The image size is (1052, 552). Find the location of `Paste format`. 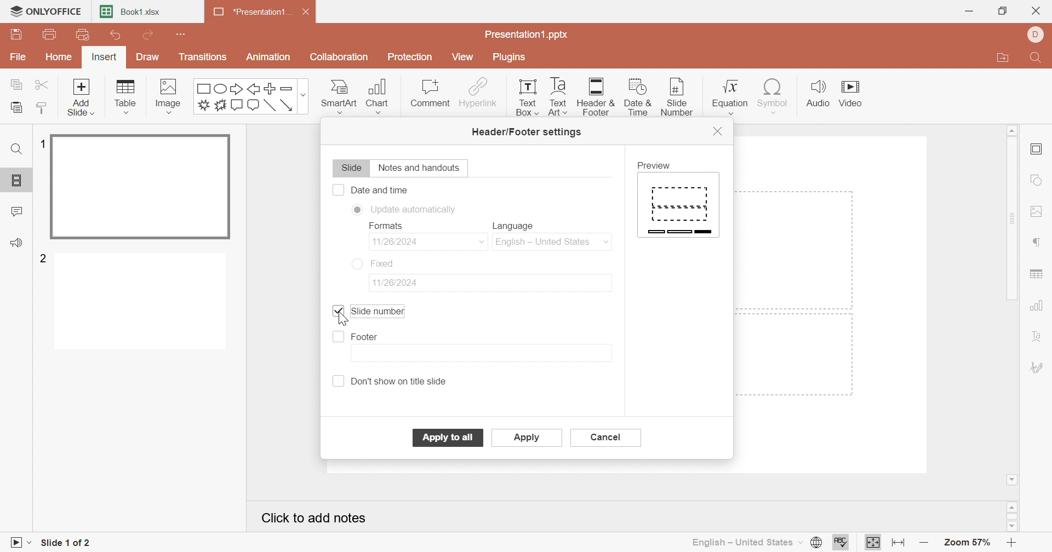

Paste format is located at coordinates (41, 107).